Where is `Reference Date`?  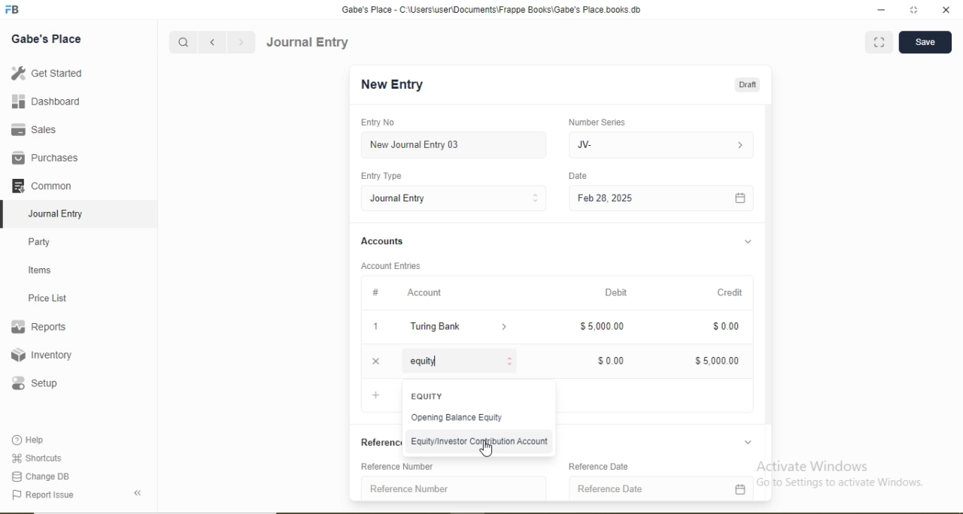 Reference Date is located at coordinates (611, 488).